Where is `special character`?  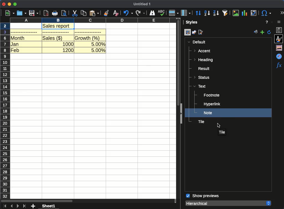
special character is located at coordinates (265, 13).